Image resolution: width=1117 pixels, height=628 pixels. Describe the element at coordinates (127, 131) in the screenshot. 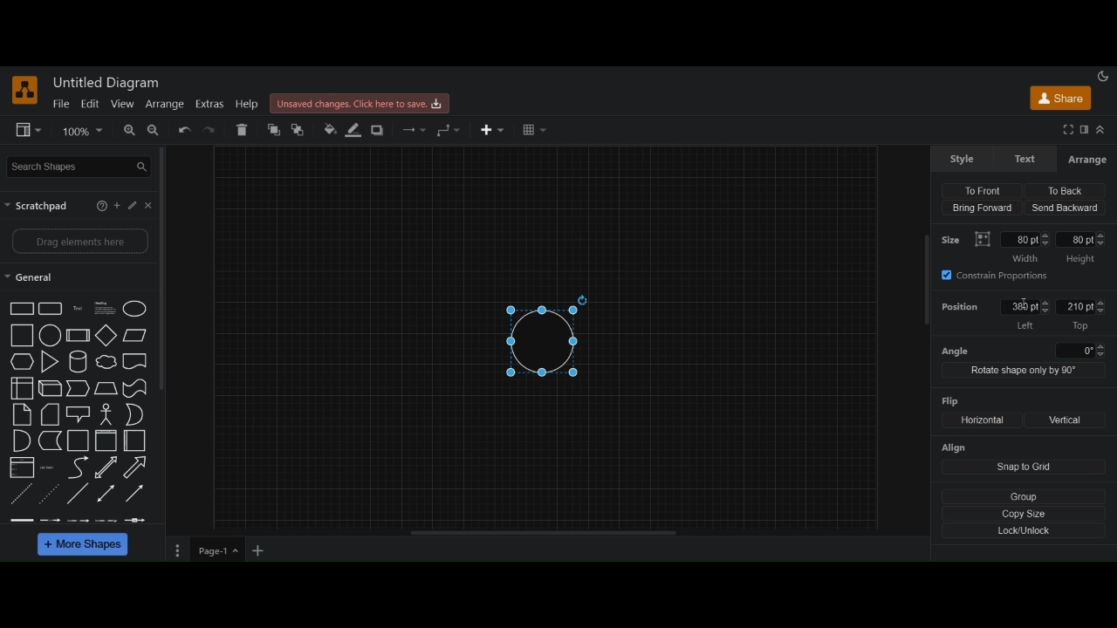

I see `zoom in` at that location.